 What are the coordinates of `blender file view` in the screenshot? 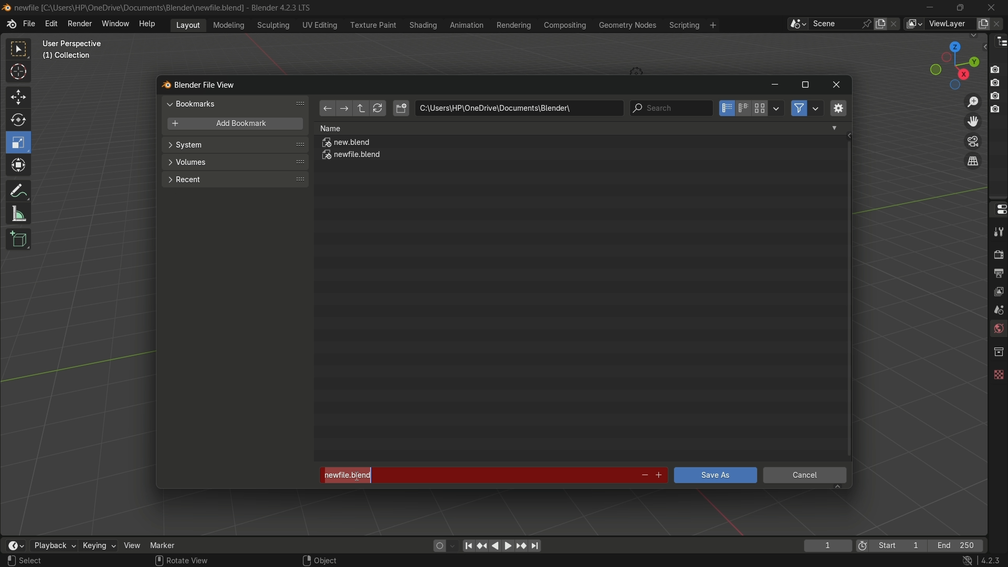 It's located at (206, 84).